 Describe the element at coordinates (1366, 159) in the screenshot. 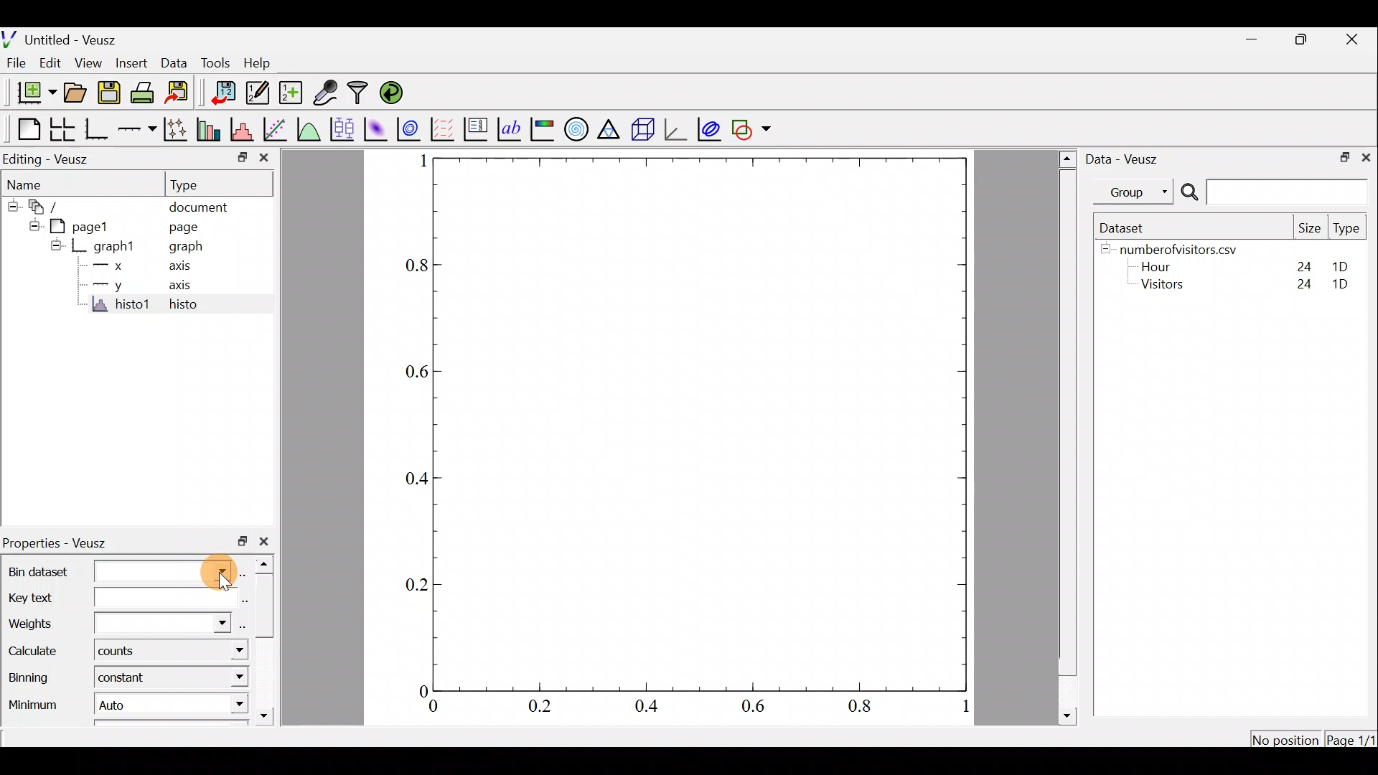

I see `close` at that location.